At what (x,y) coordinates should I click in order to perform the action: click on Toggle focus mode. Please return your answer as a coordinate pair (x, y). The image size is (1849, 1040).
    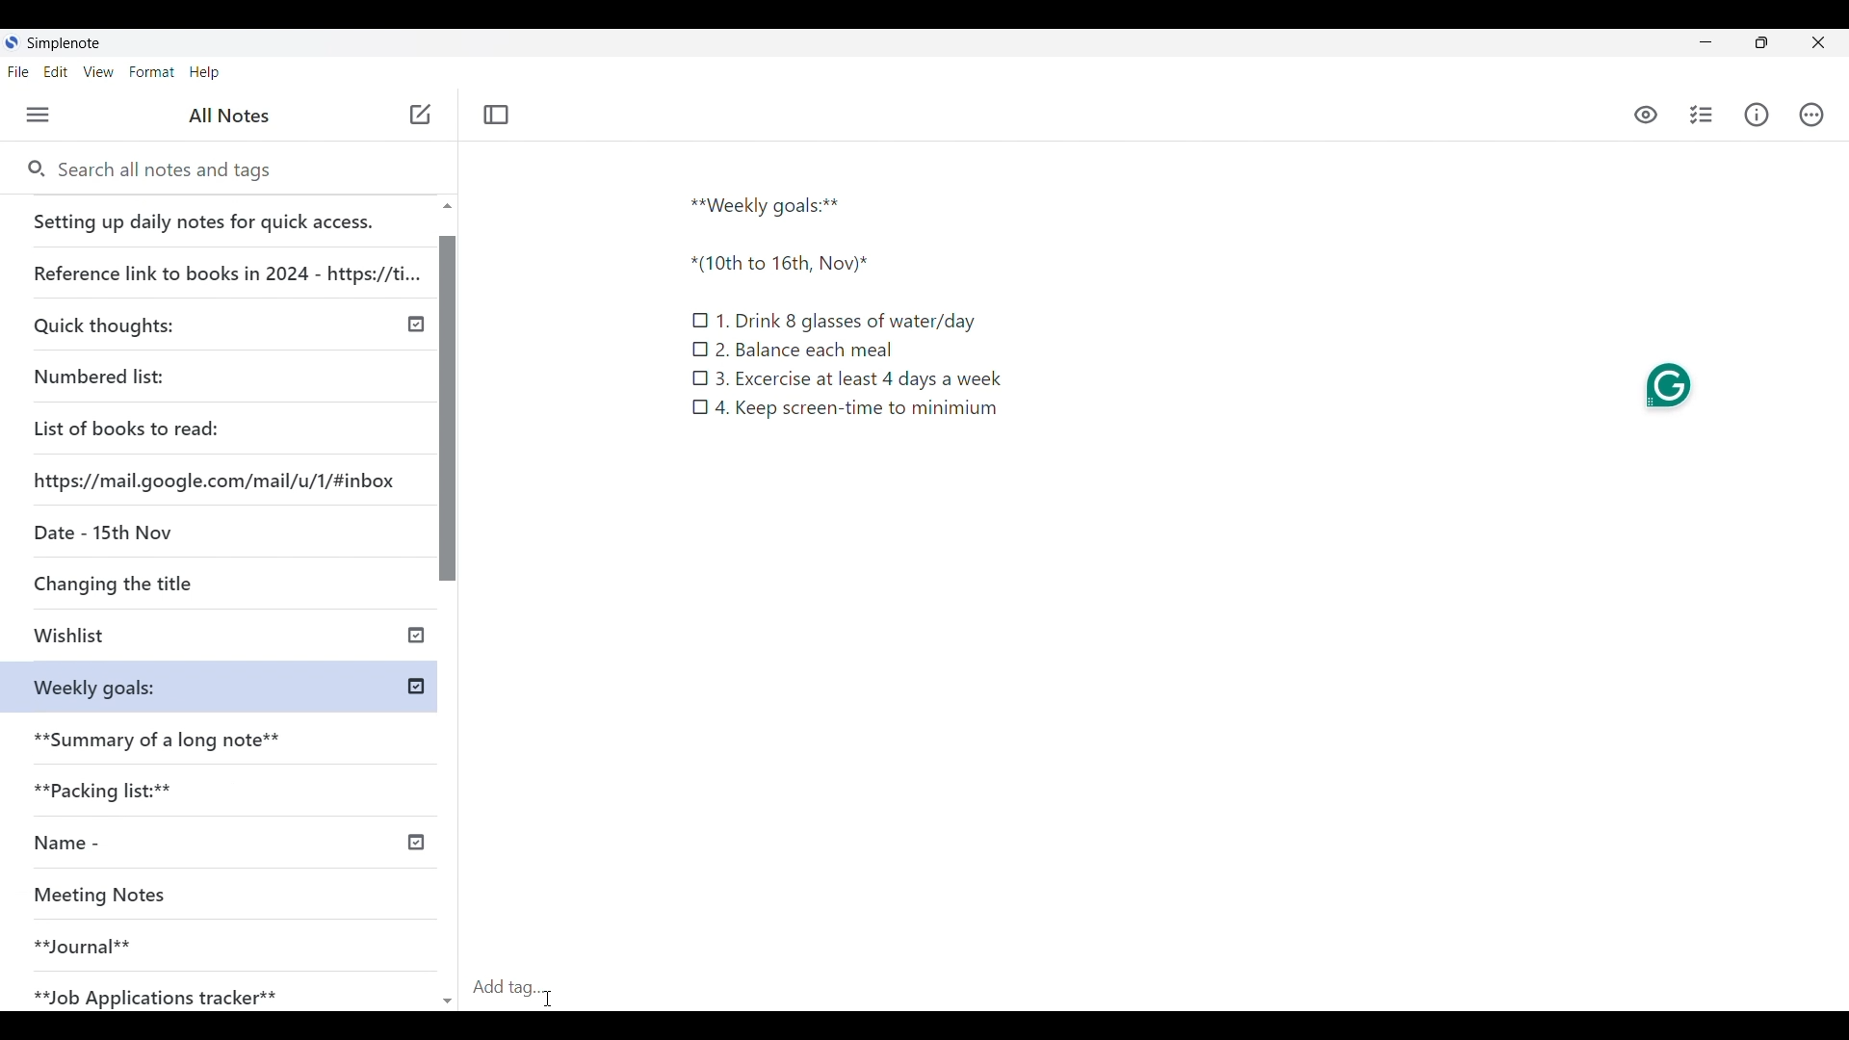
    Looking at the image, I should click on (497, 116).